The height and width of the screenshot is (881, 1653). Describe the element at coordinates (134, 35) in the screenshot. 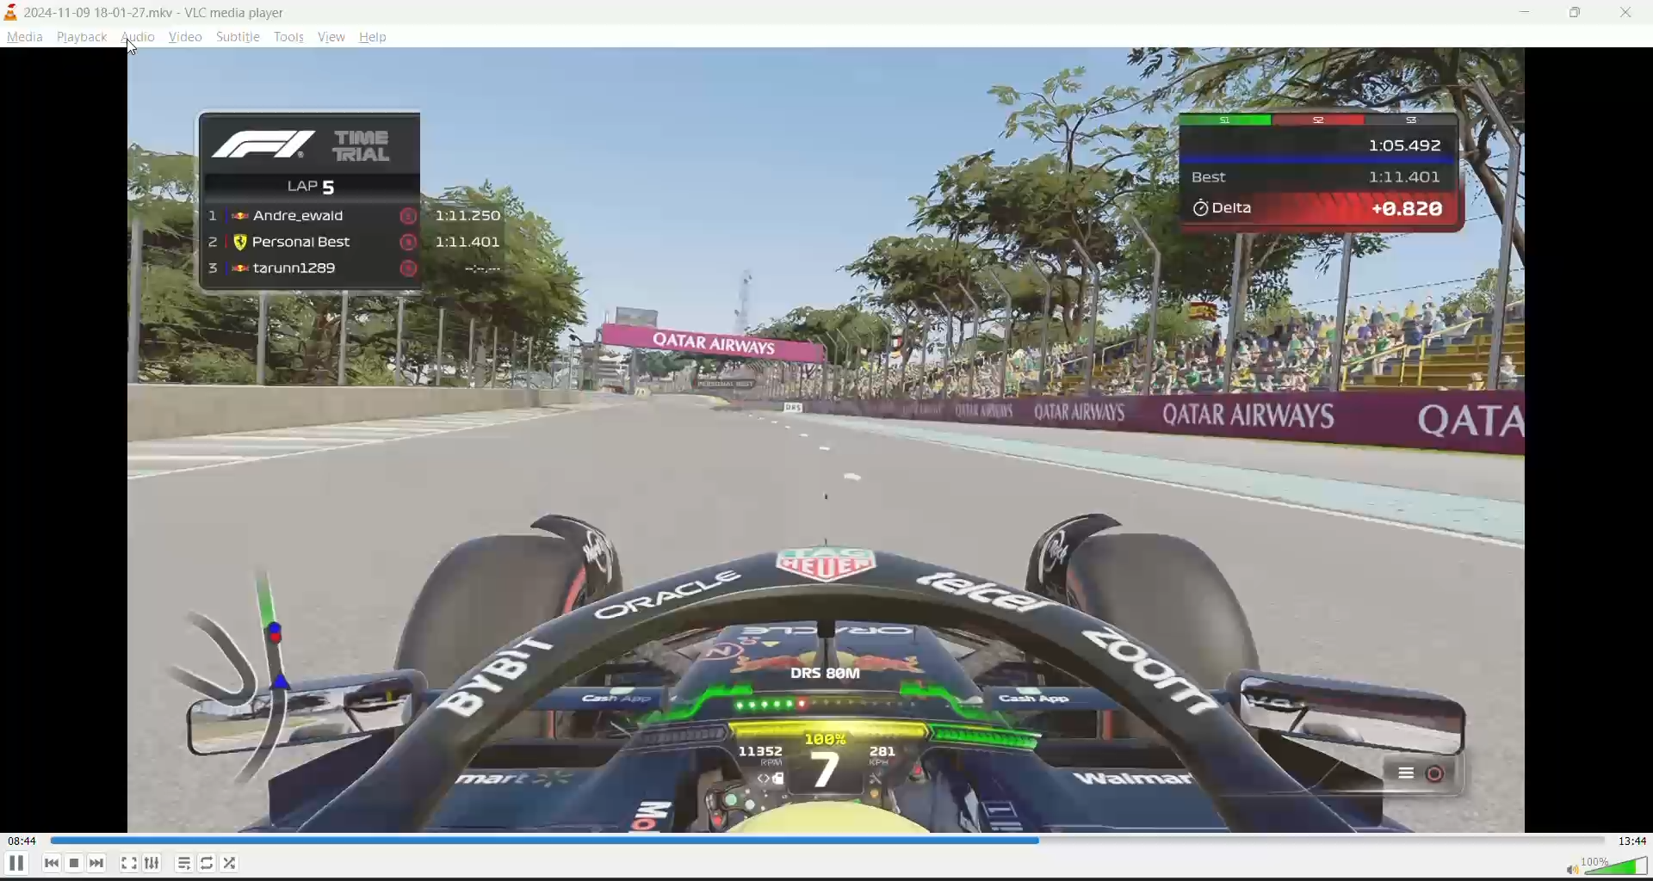

I see `audio` at that location.